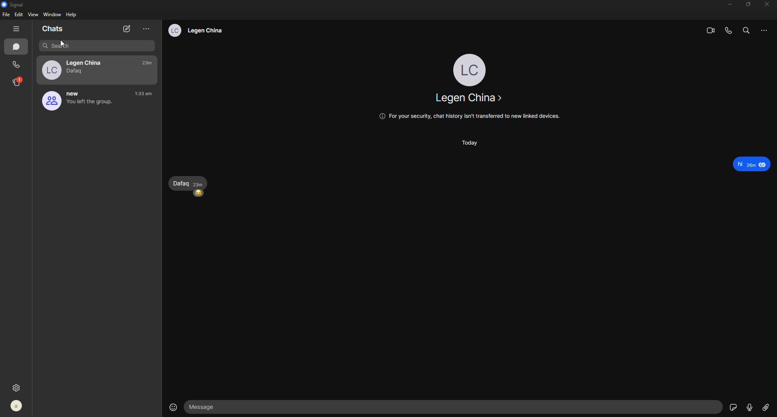 The image size is (777, 417). Describe the element at coordinates (707, 30) in the screenshot. I see `video call` at that location.